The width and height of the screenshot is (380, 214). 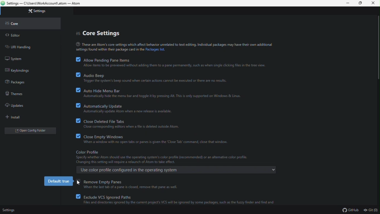 What do you see at coordinates (361, 4) in the screenshot?
I see `restore` at bounding box center [361, 4].